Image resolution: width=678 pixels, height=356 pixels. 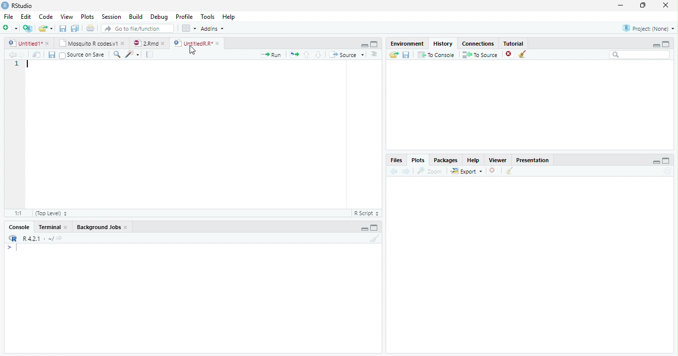 I want to click on Maximize, so click(x=666, y=44).